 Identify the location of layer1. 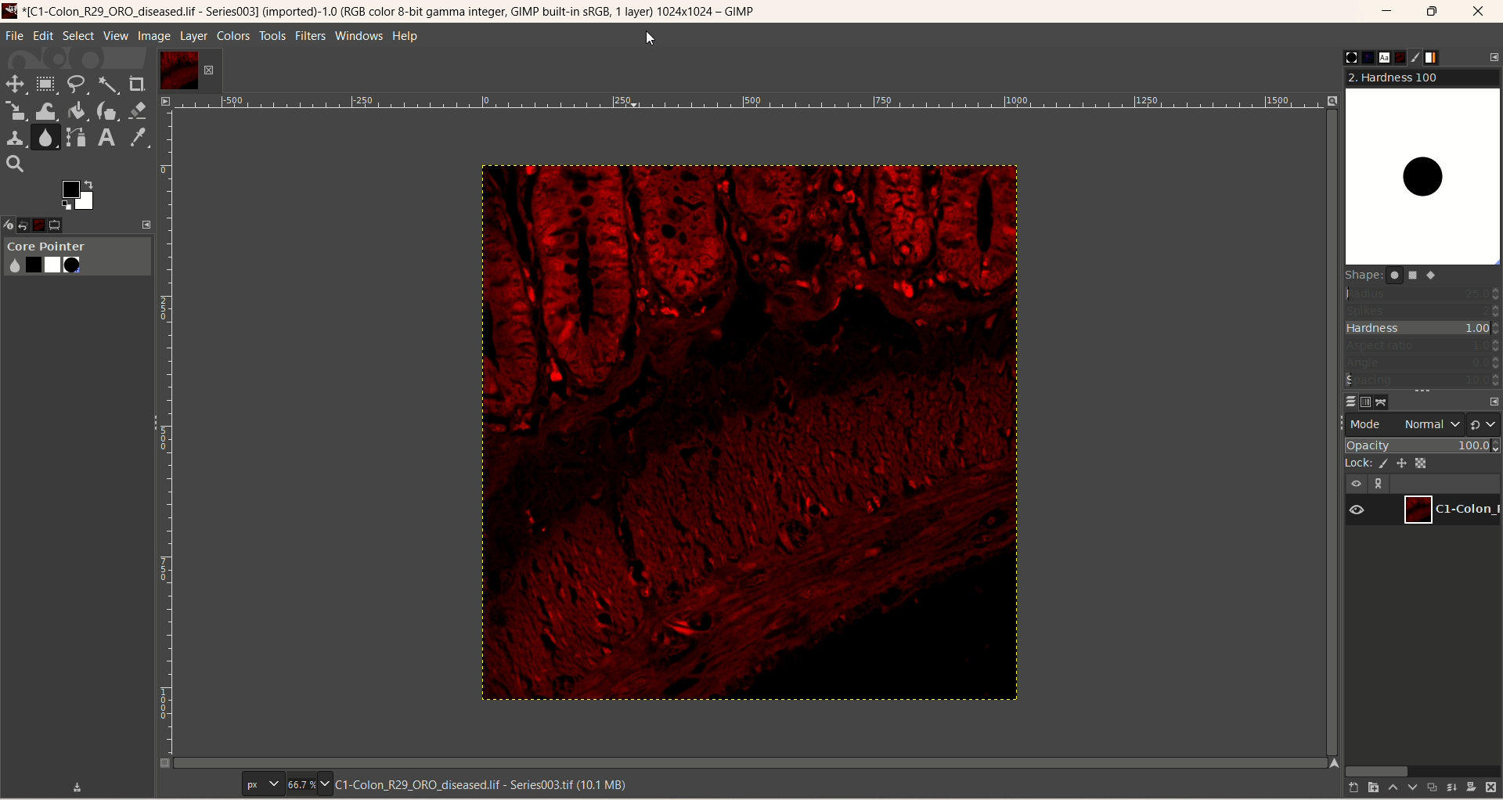
(1453, 508).